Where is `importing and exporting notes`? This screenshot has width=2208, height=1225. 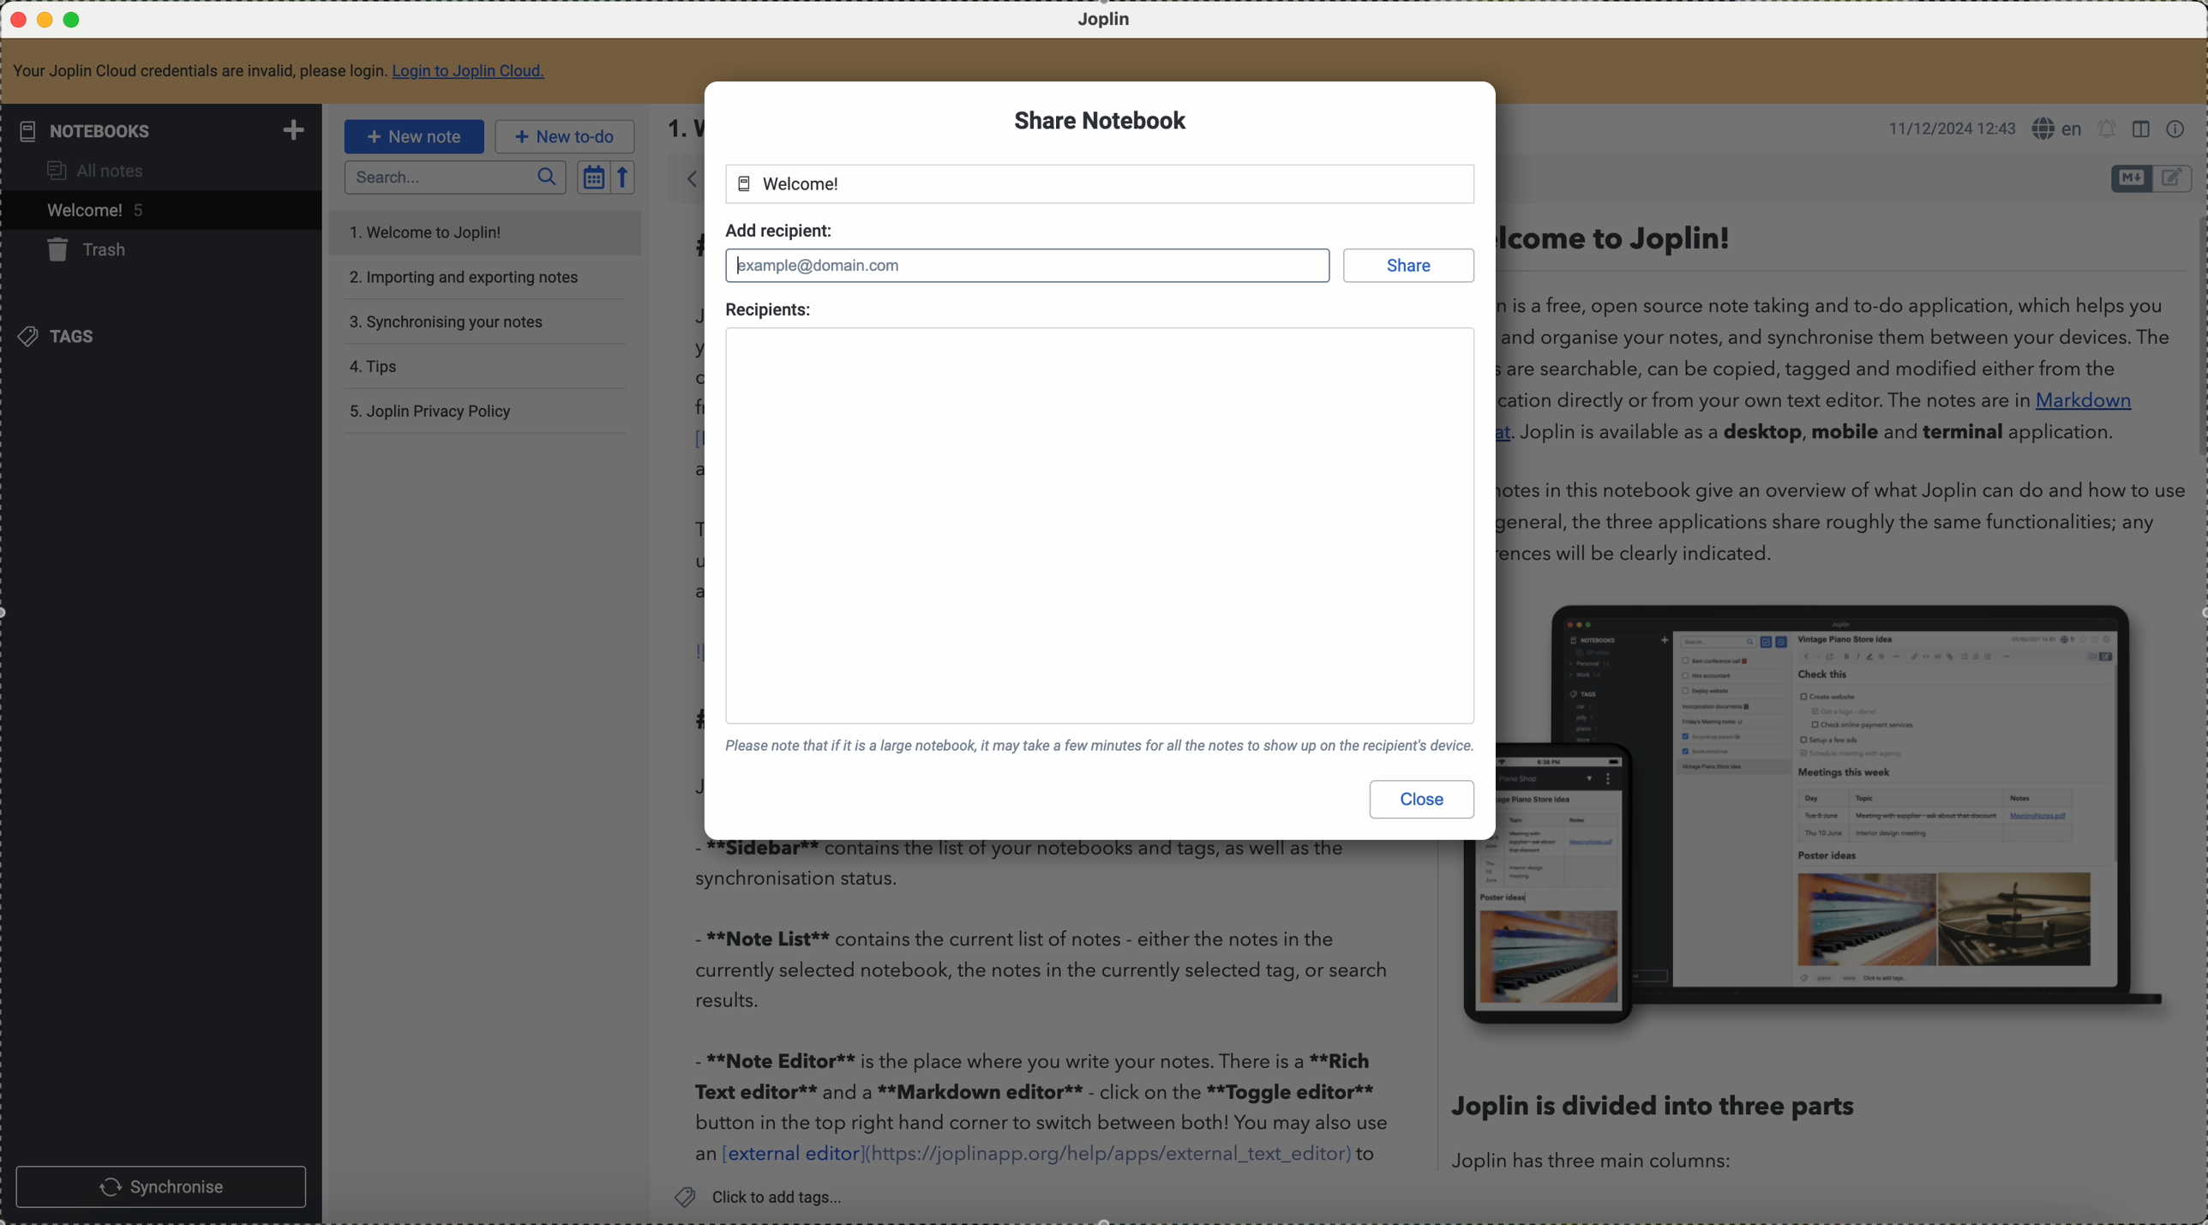 importing and exporting notes is located at coordinates (466, 278).